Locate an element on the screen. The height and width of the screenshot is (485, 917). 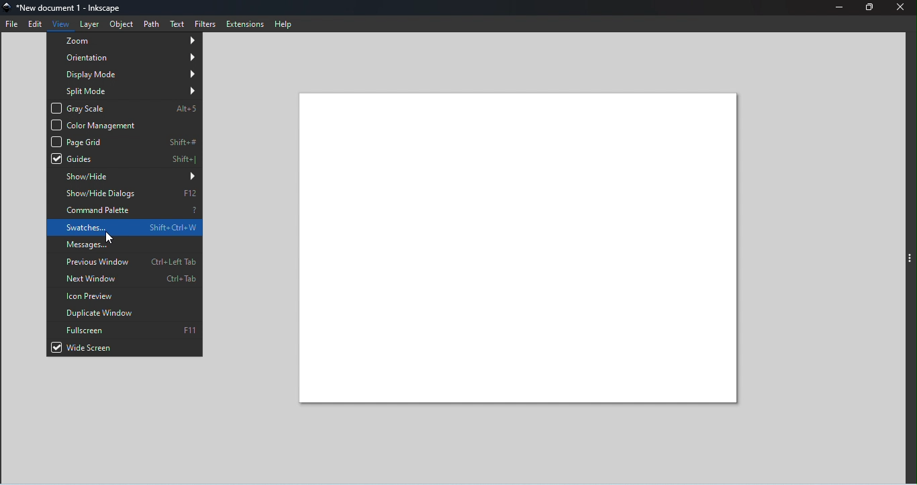
Messages is located at coordinates (124, 244).